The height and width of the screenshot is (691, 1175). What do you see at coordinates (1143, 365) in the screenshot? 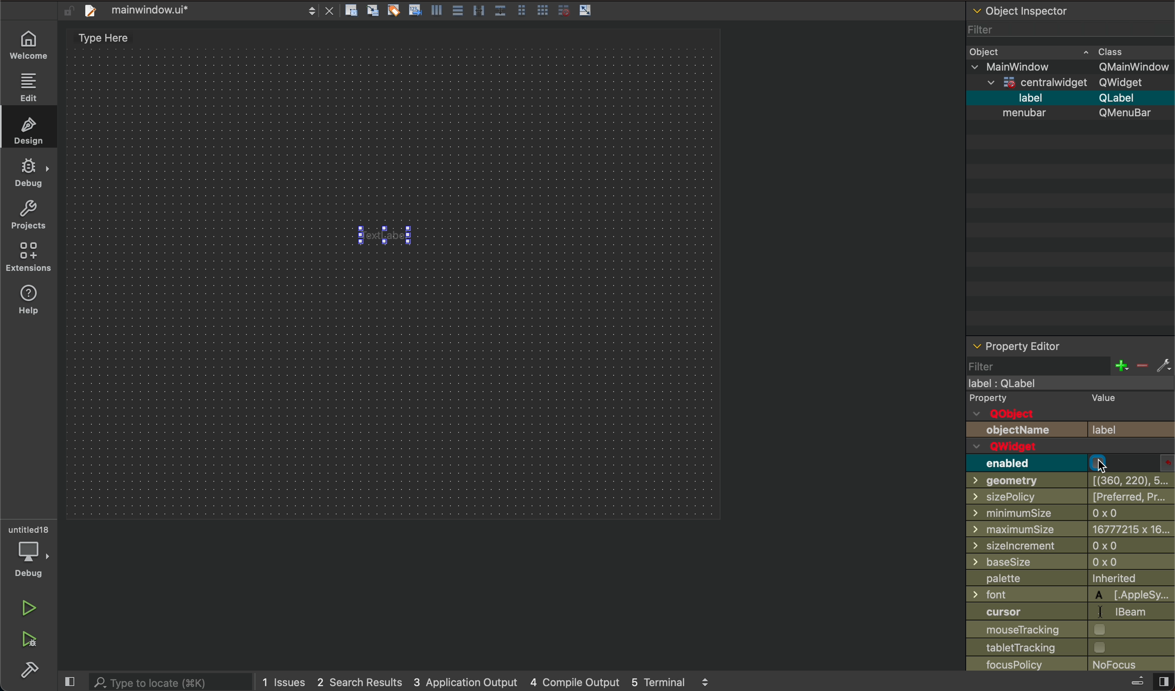
I see `decrease` at bounding box center [1143, 365].